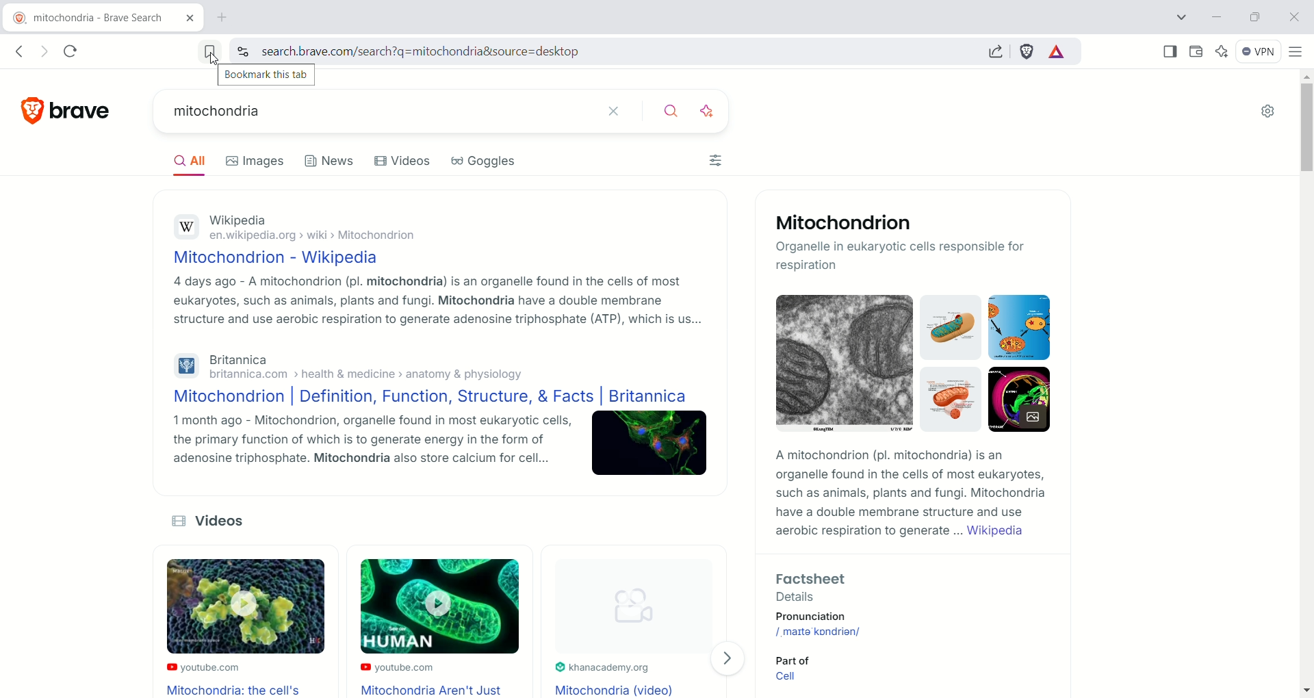  Describe the element at coordinates (18, 51) in the screenshot. I see `go back` at that location.